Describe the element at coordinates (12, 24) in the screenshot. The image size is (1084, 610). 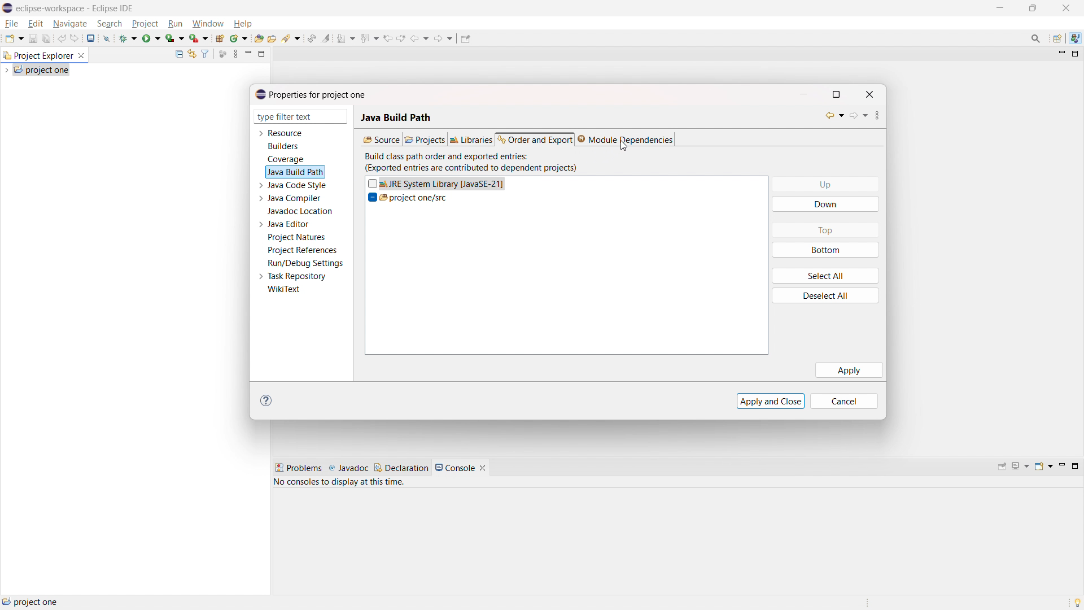
I see `file` at that location.